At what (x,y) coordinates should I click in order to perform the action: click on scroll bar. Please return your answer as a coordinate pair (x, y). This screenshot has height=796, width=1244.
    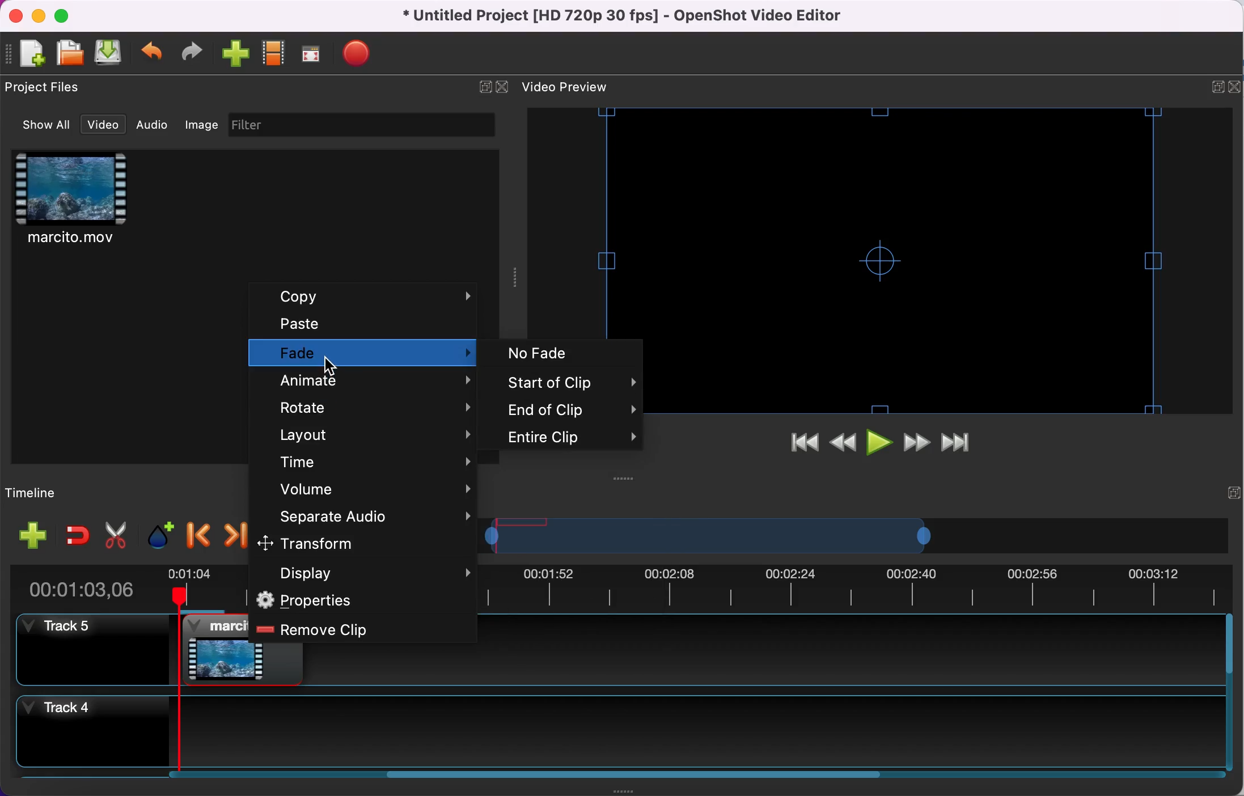
    Looking at the image, I should click on (654, 776).